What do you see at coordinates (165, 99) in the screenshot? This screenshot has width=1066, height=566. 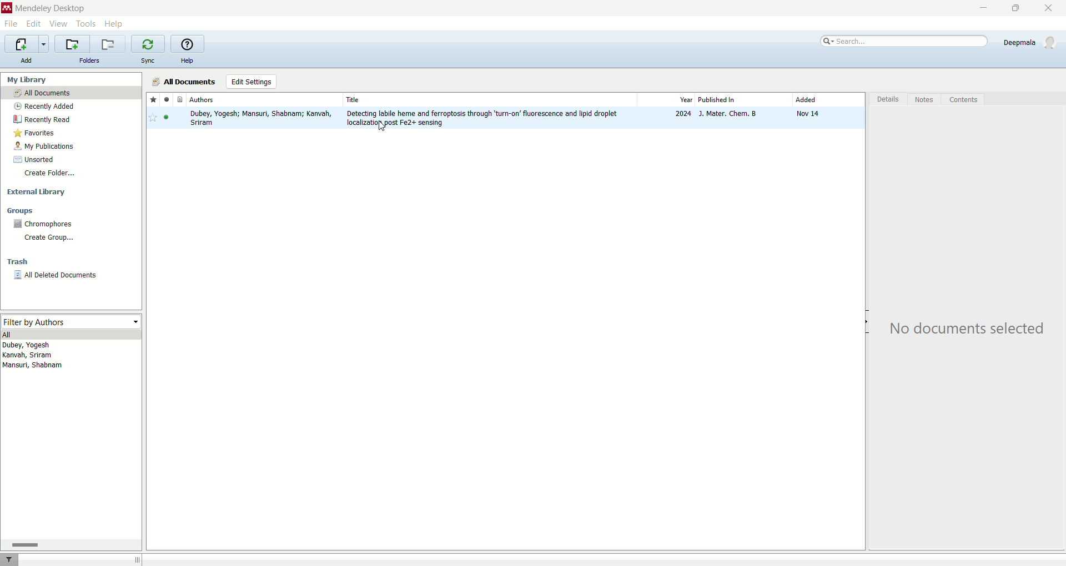 I see `read/unread` at bounding box center [165, 99].